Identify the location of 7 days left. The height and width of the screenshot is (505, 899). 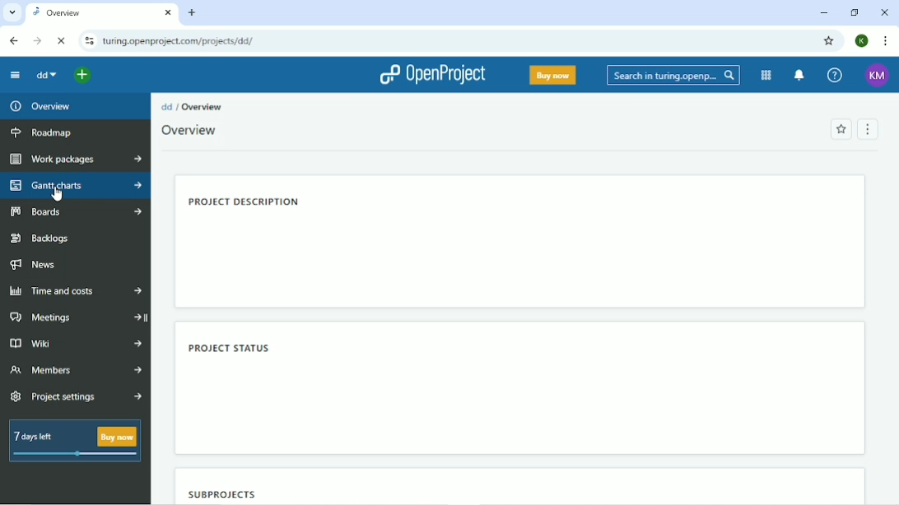
(74, 442).